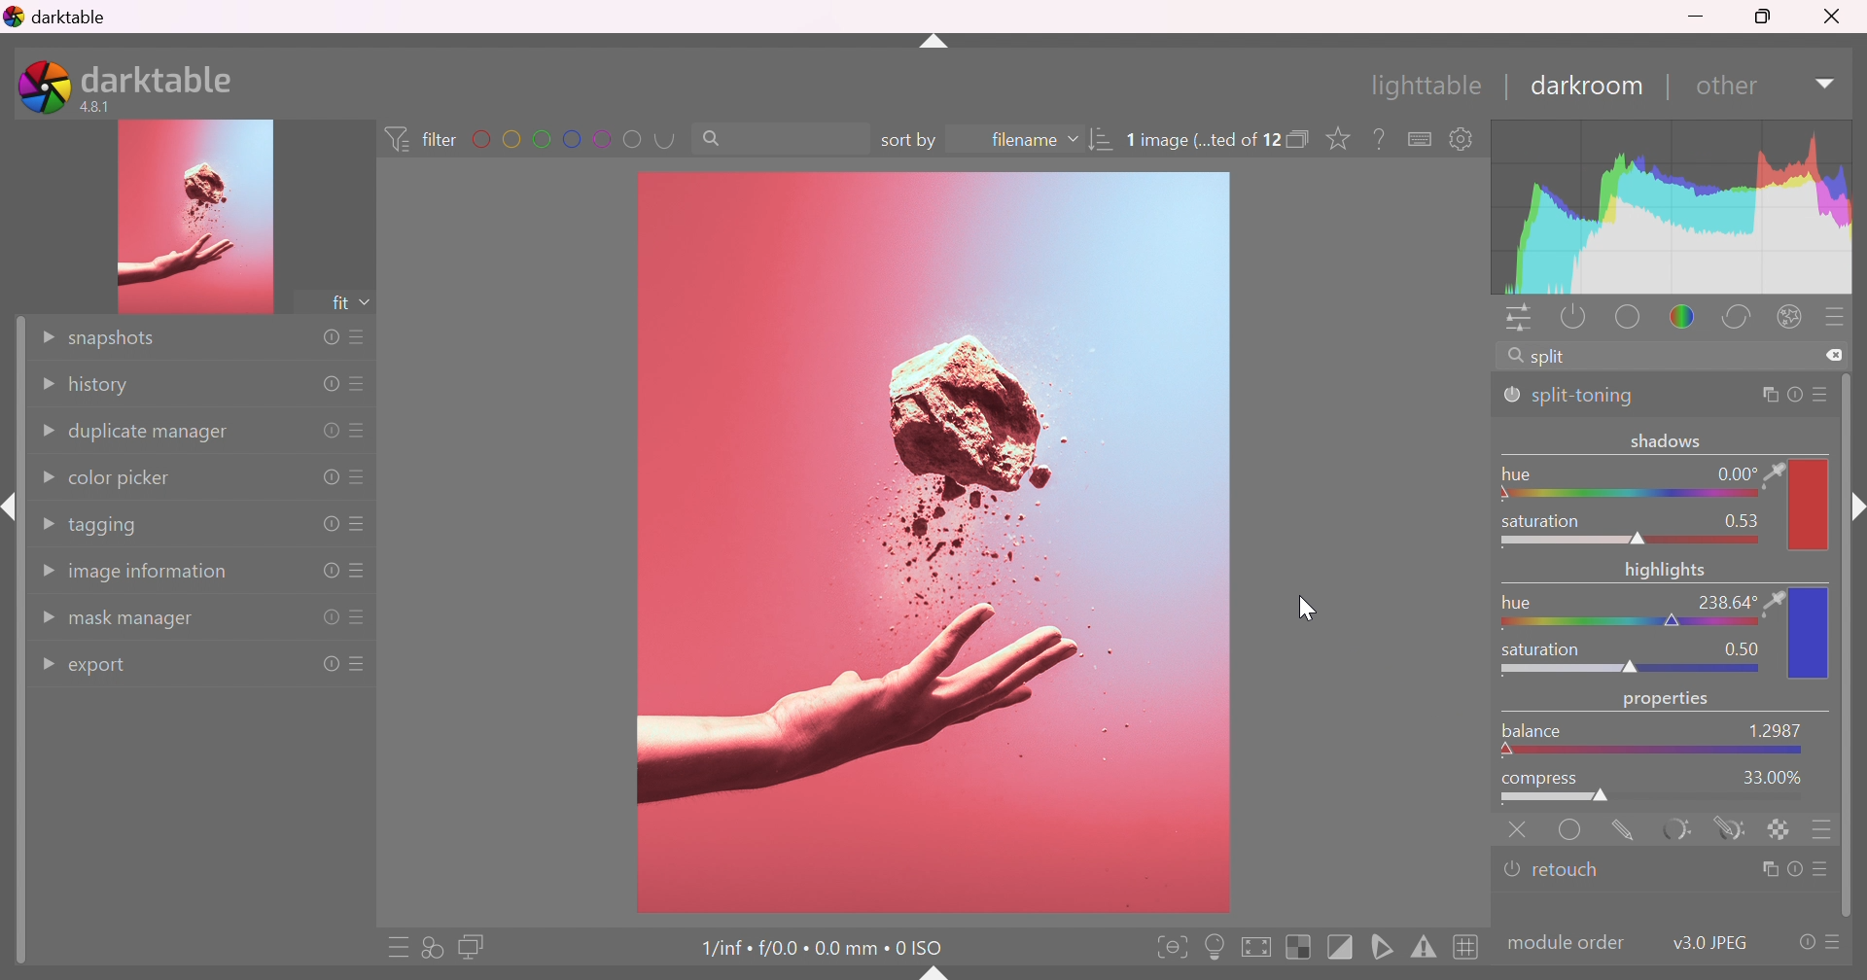 The width and height of the screenshot is (1867, 980). Describe the element at coordinates (1462, 141) in the screenshot. I see `show global preferences` at that location.